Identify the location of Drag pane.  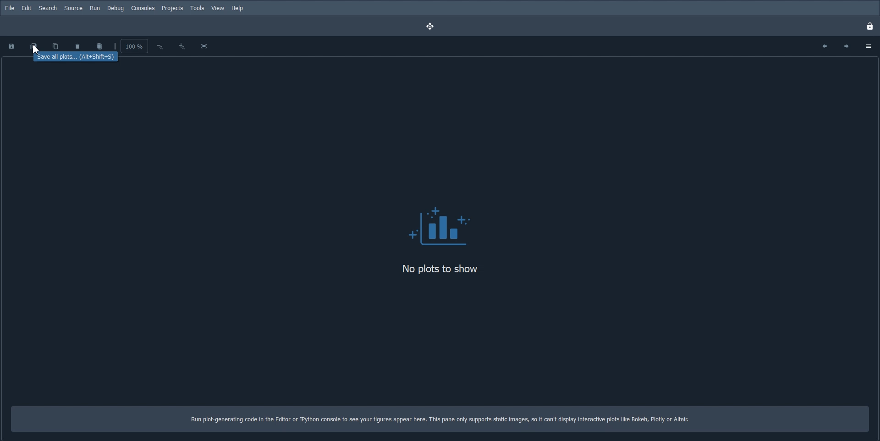
(431, 25).